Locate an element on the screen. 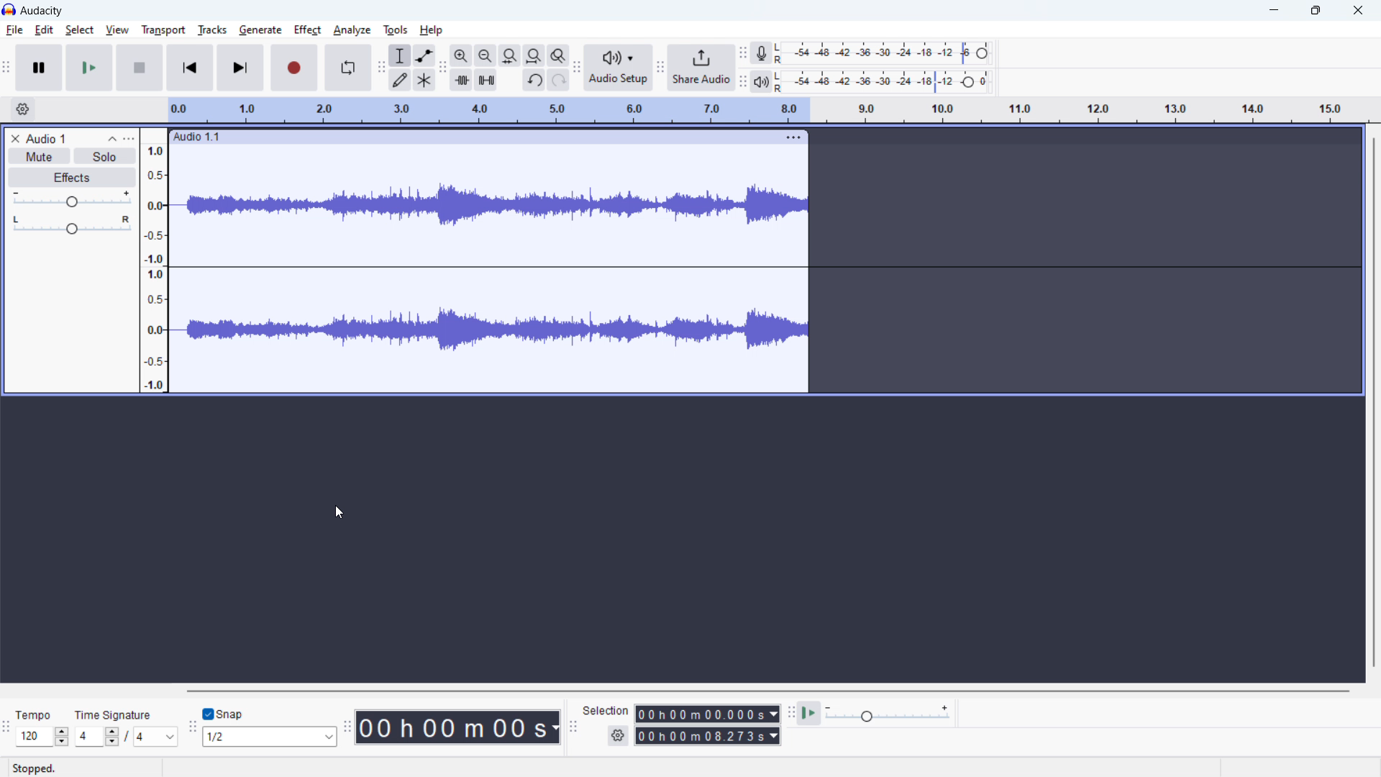 This screenshot has width=1381, height=777. snapping toolbar is located at coordinates (191, 726).